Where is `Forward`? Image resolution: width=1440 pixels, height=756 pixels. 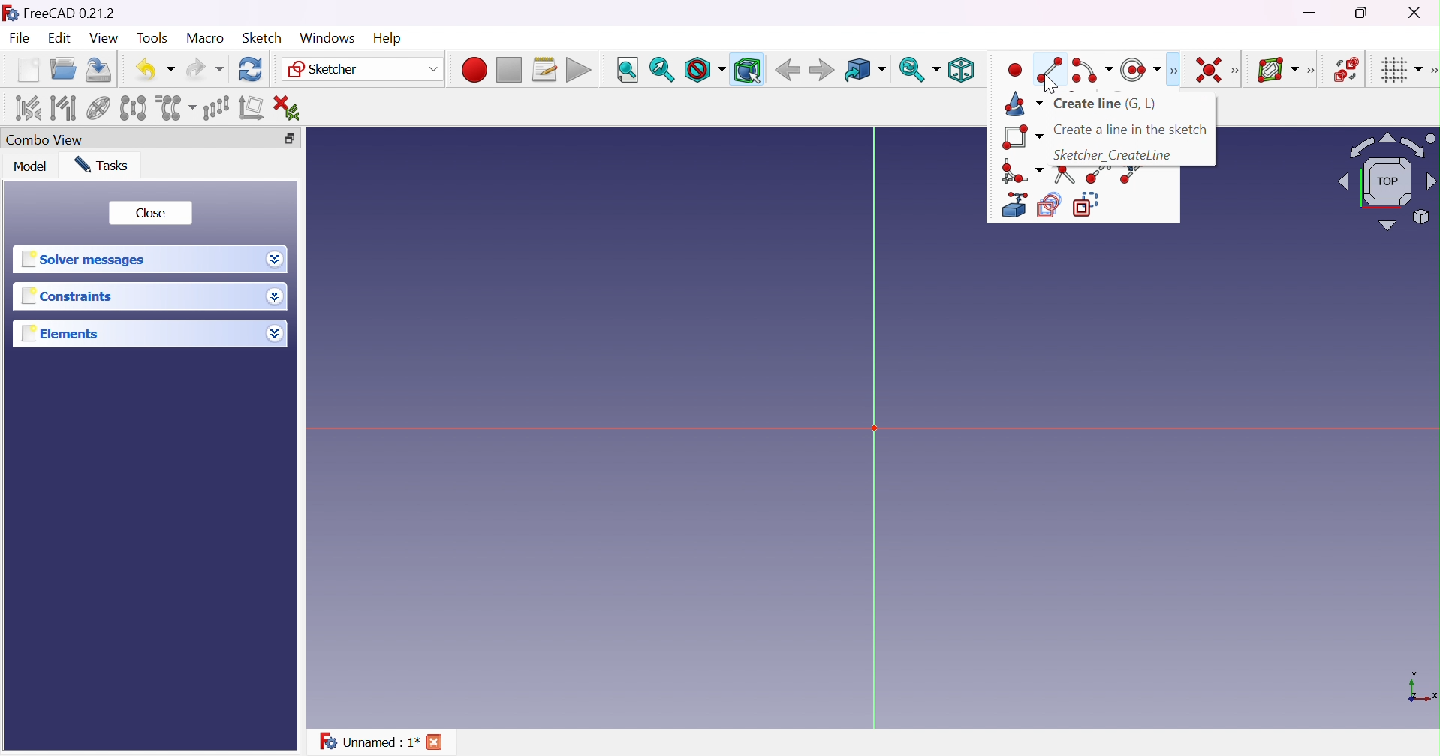
Forward is located at coordinates (822, 71).